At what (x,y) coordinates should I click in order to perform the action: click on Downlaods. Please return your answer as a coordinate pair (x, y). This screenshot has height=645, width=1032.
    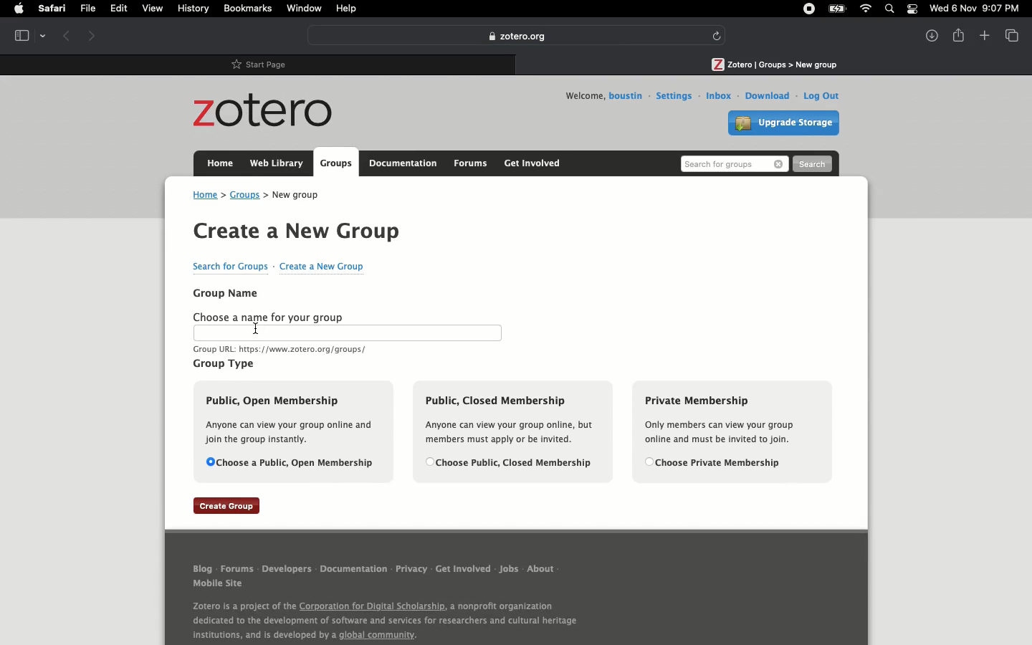
    Looking at the image, I should click on (927, 34).